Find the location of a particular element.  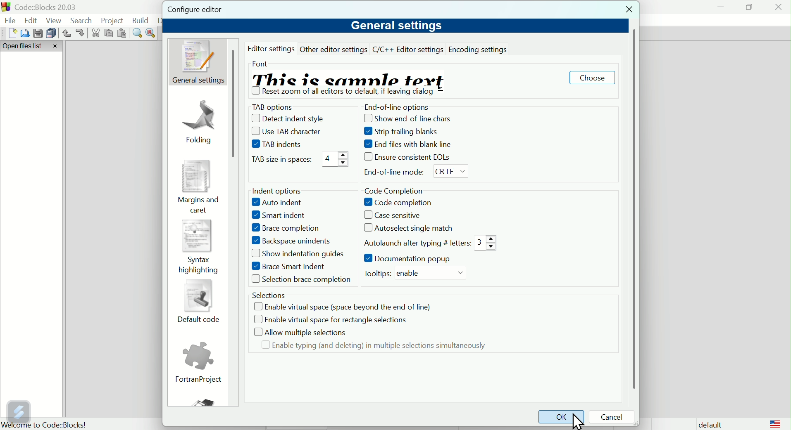

logo is located at coordinates (775, 423).